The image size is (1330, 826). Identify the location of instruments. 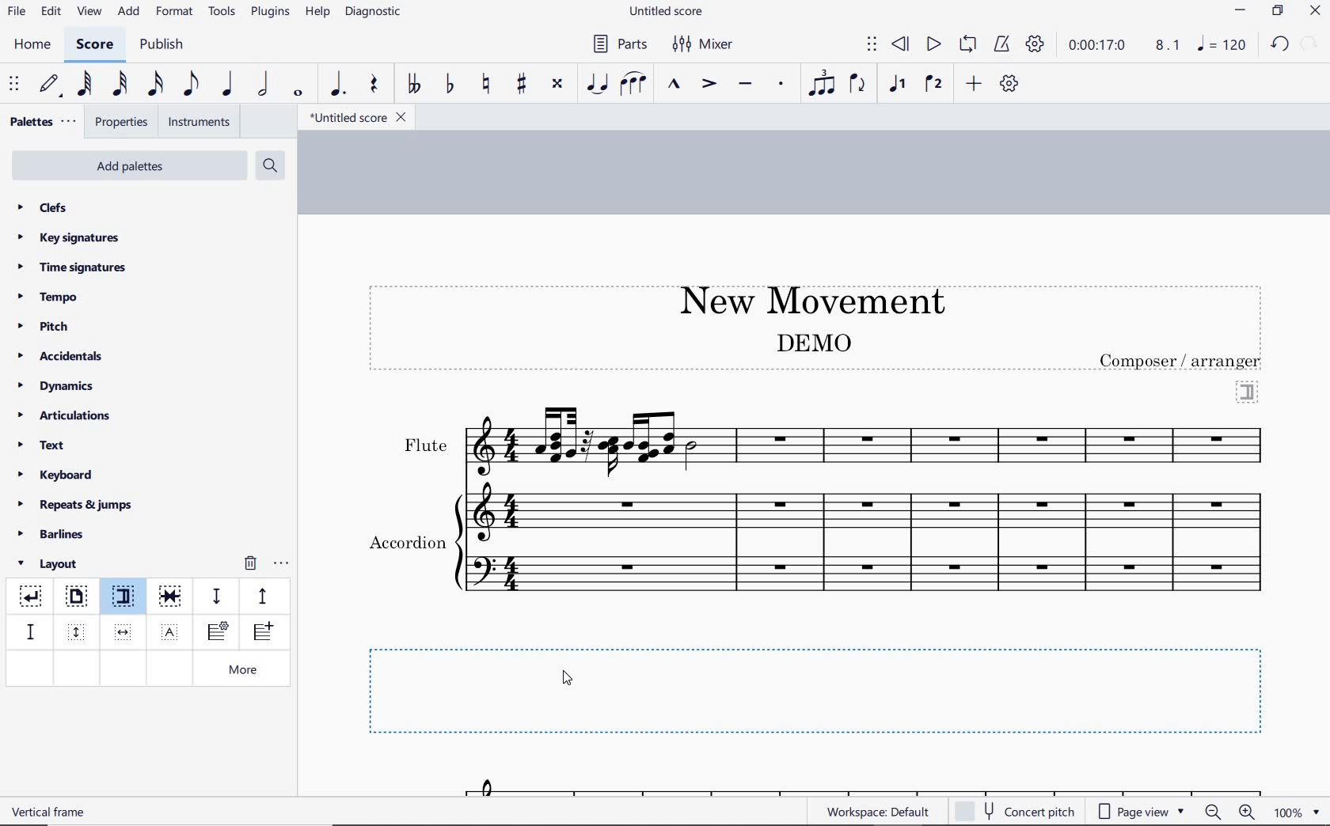
(196, 123).